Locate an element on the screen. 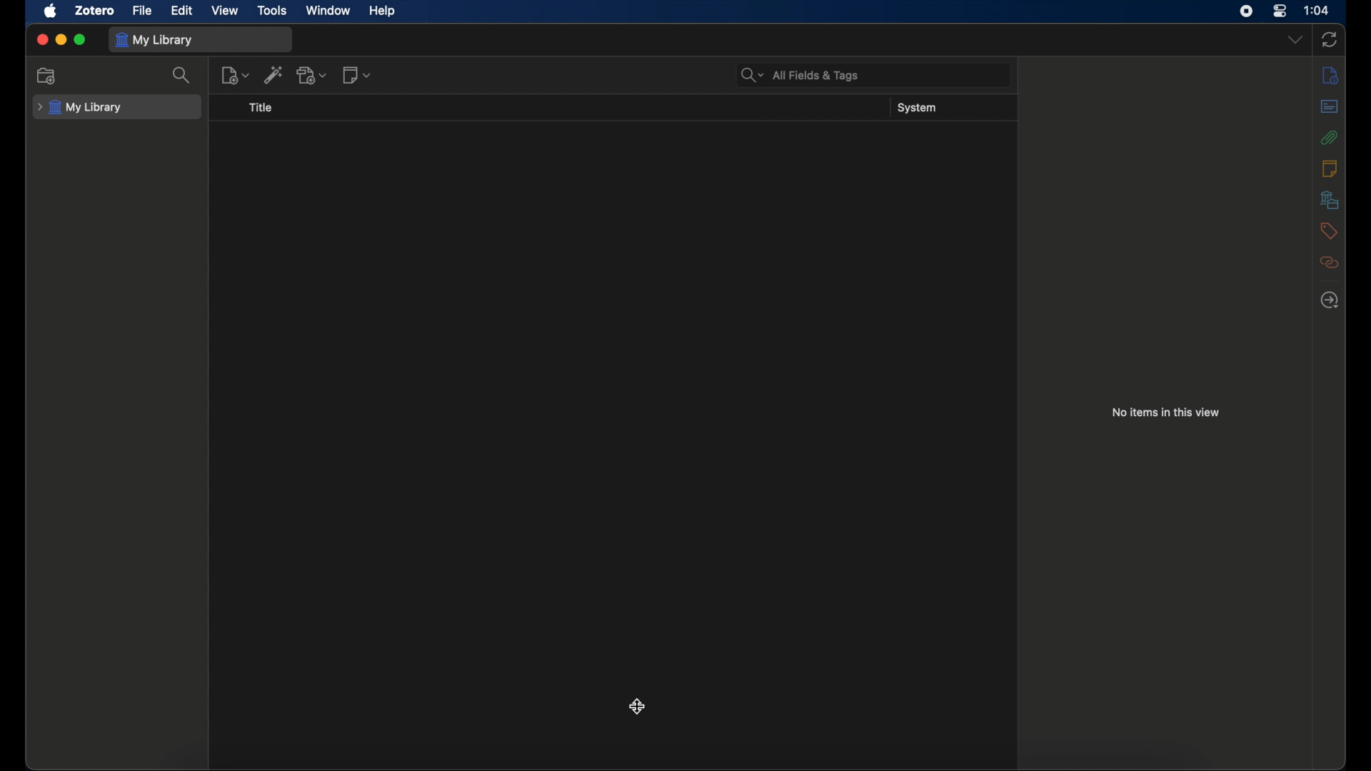 The image size is (1371, 771). search  is located at coordinates (798, 76).